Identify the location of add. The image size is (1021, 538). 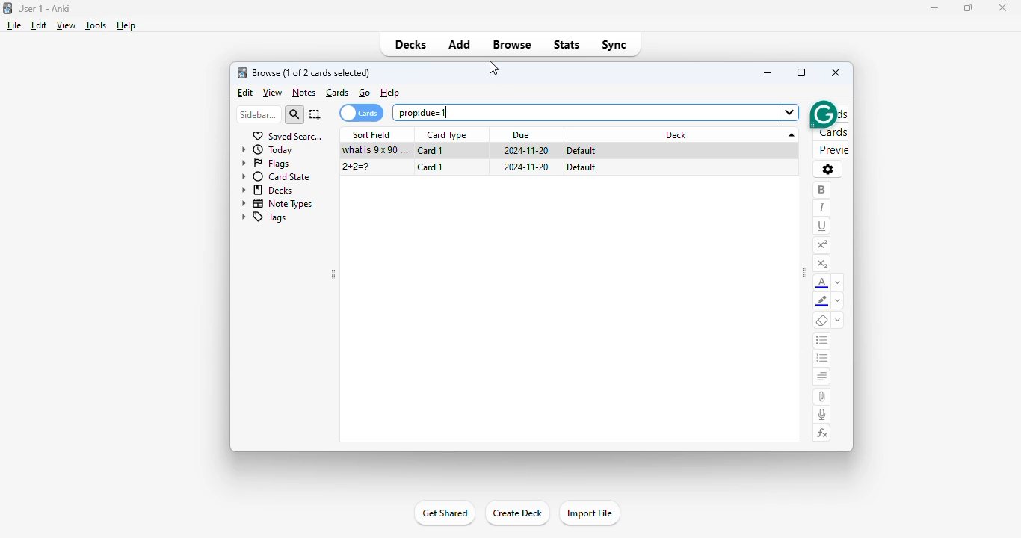
(460, 44).